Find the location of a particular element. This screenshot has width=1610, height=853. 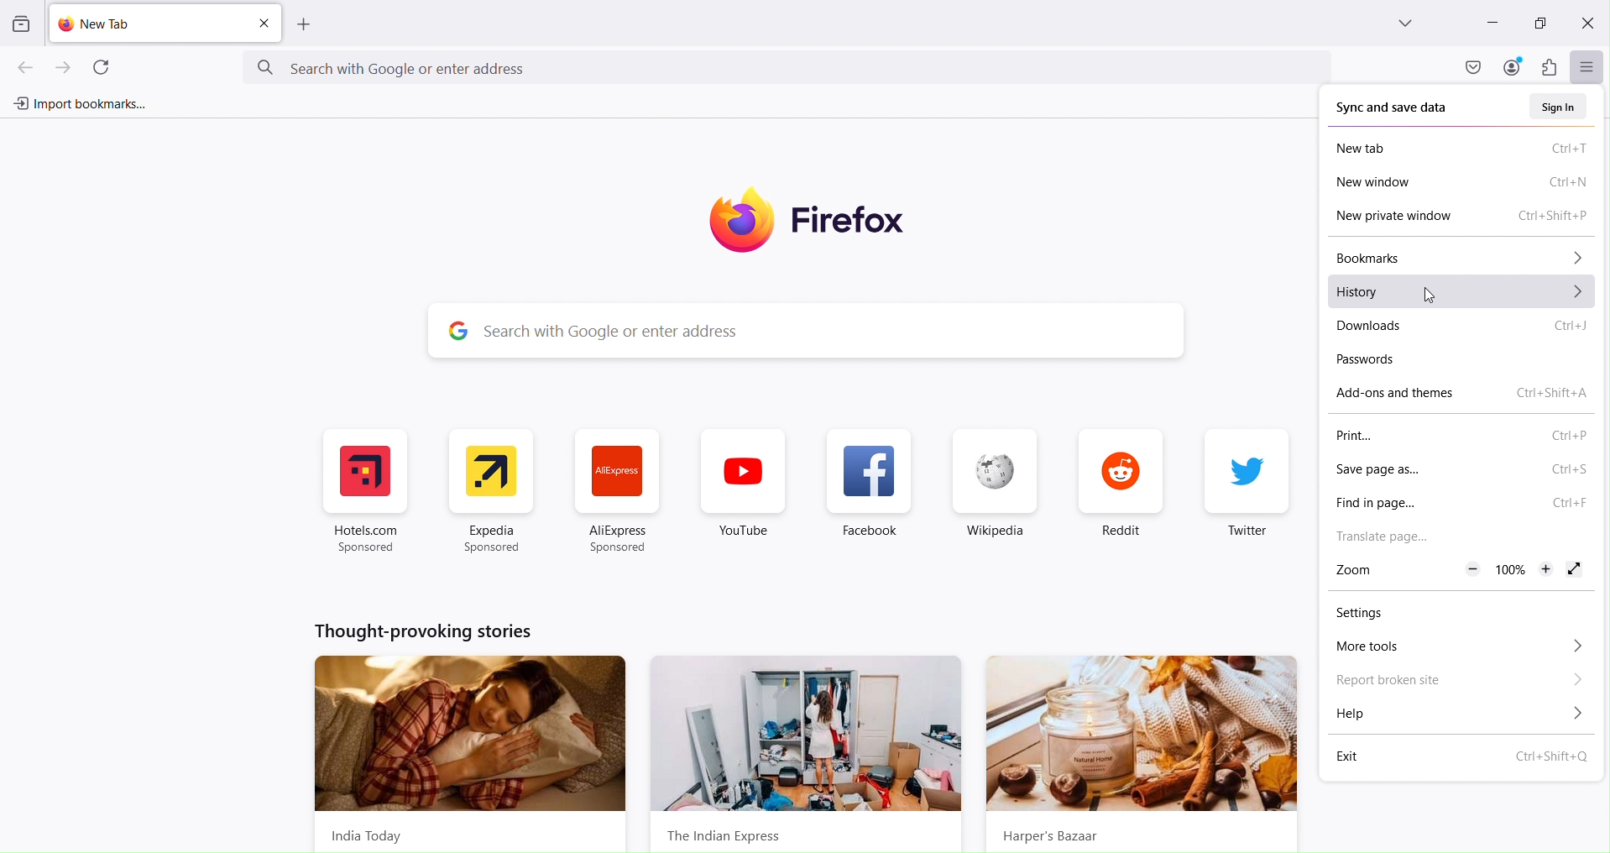

Go forward one page  is located at coordinates (67, 65).